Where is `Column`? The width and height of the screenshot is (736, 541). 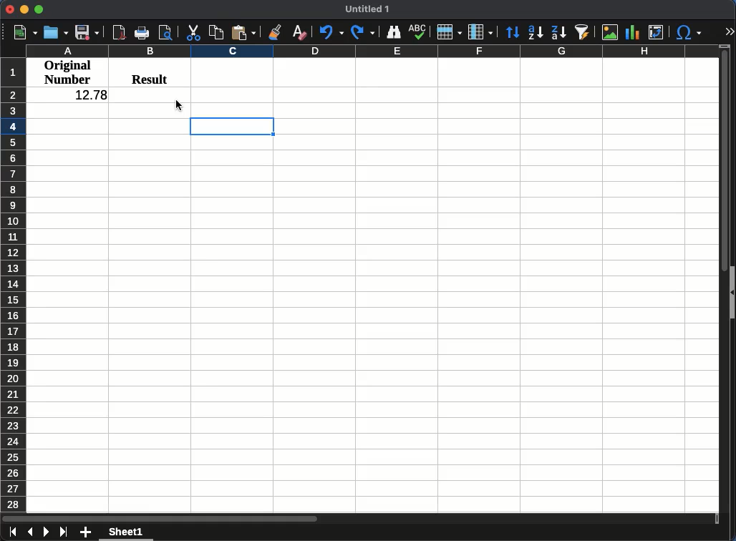 Column is located at coordinates (369, 52).